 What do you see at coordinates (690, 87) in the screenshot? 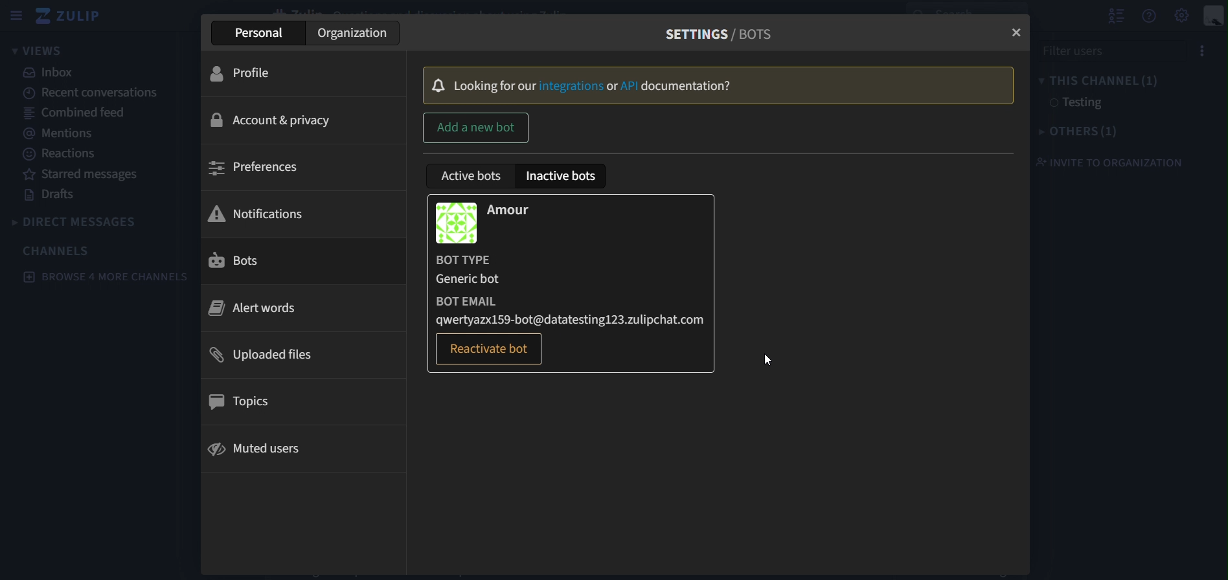
I see `Documentation?` at bounding box center [690, 87].